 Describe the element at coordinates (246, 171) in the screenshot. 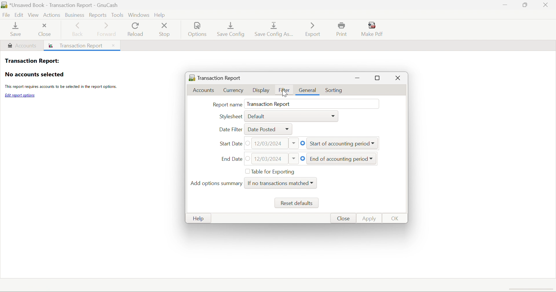

I see `Checkbox` at that location.